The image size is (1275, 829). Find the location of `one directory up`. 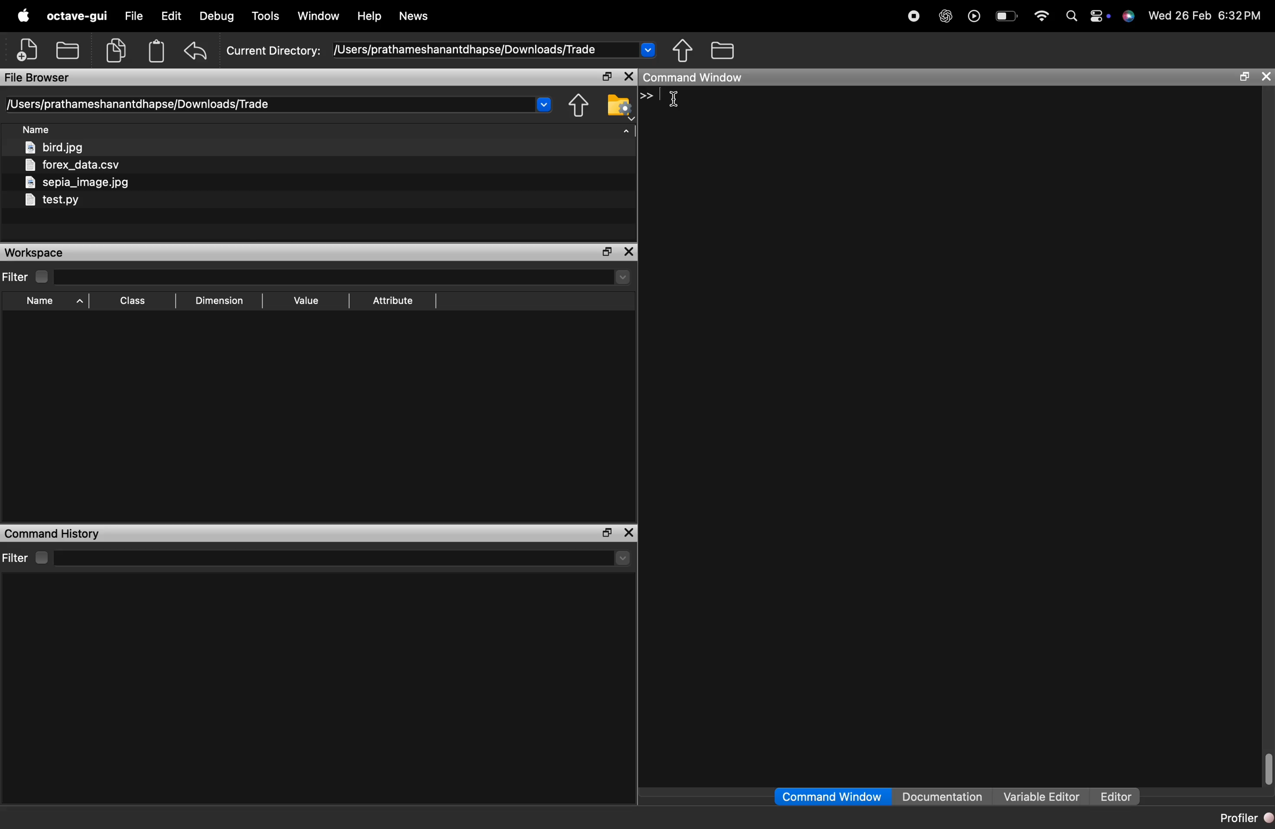

one directory up is located at coordinates (581, 105).